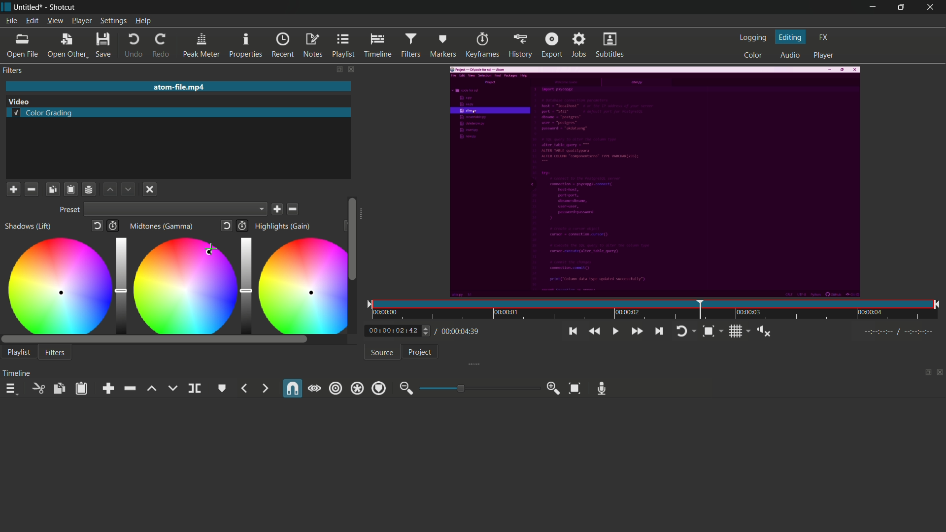 This screenshot has height=532, width=946. Describe the element at coordinates (36, 388) in the screenshot. I see `cut` at that location.